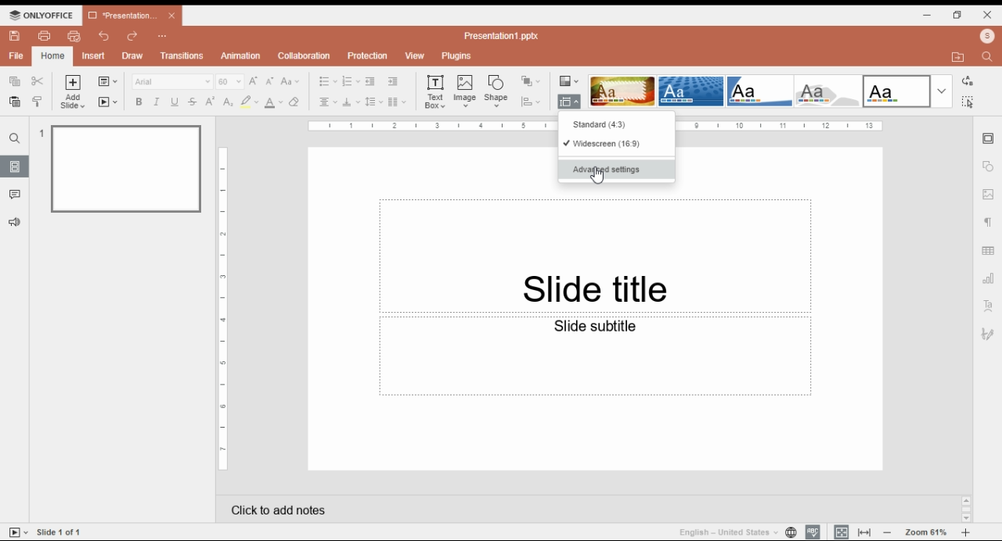 The height and width of the screenshot is (541, 1002). Describe the element at coordinates (13, 80) in the screenshot. I see `copy` at that location.